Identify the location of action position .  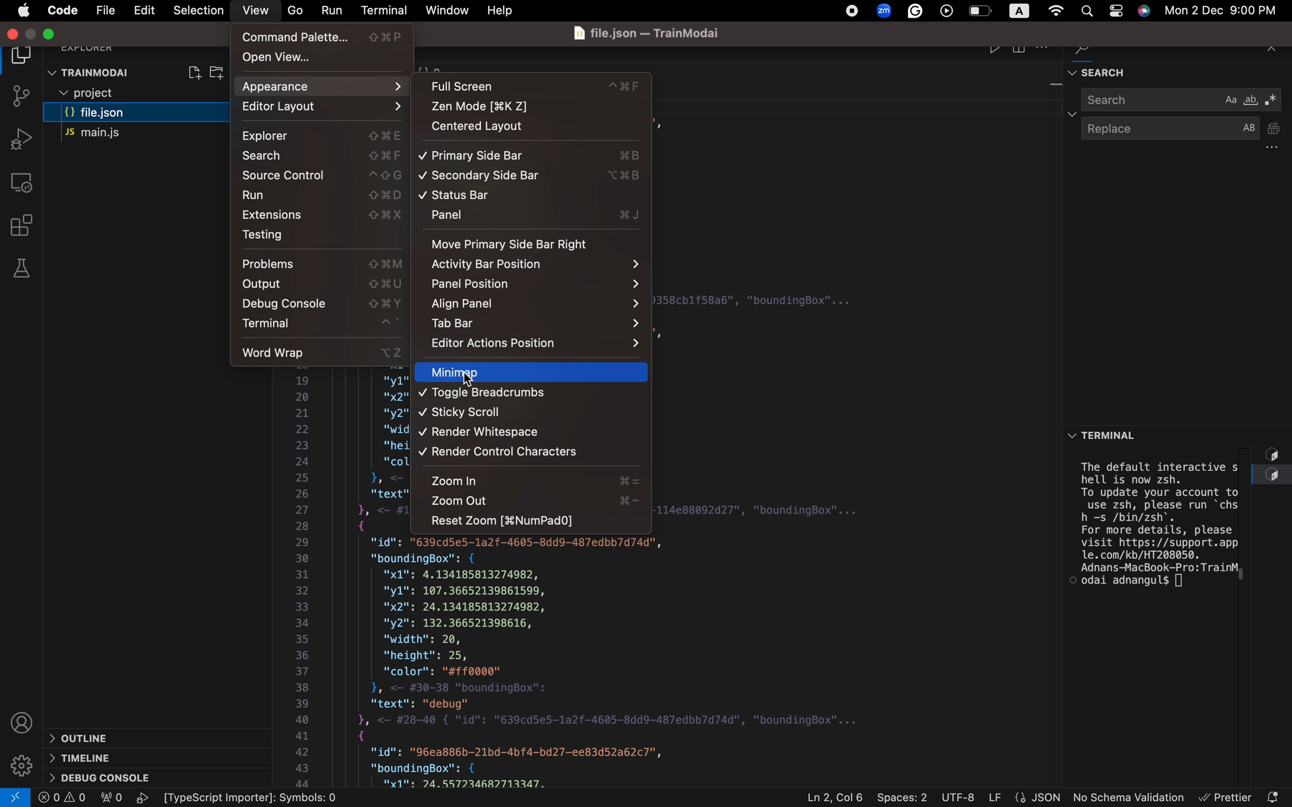
(532, 344).